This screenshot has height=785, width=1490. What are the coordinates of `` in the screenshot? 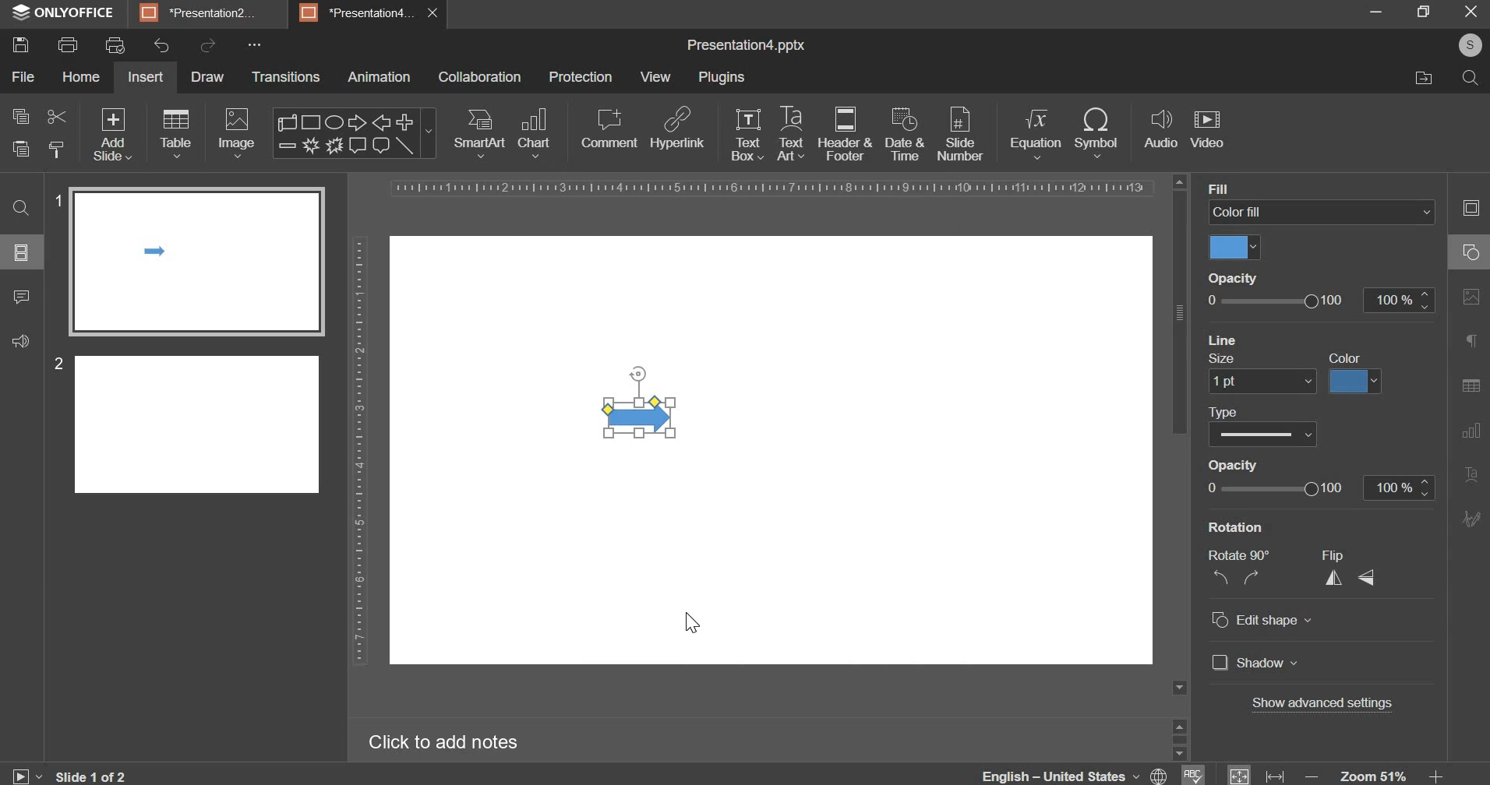 It's located at (1332, 705).